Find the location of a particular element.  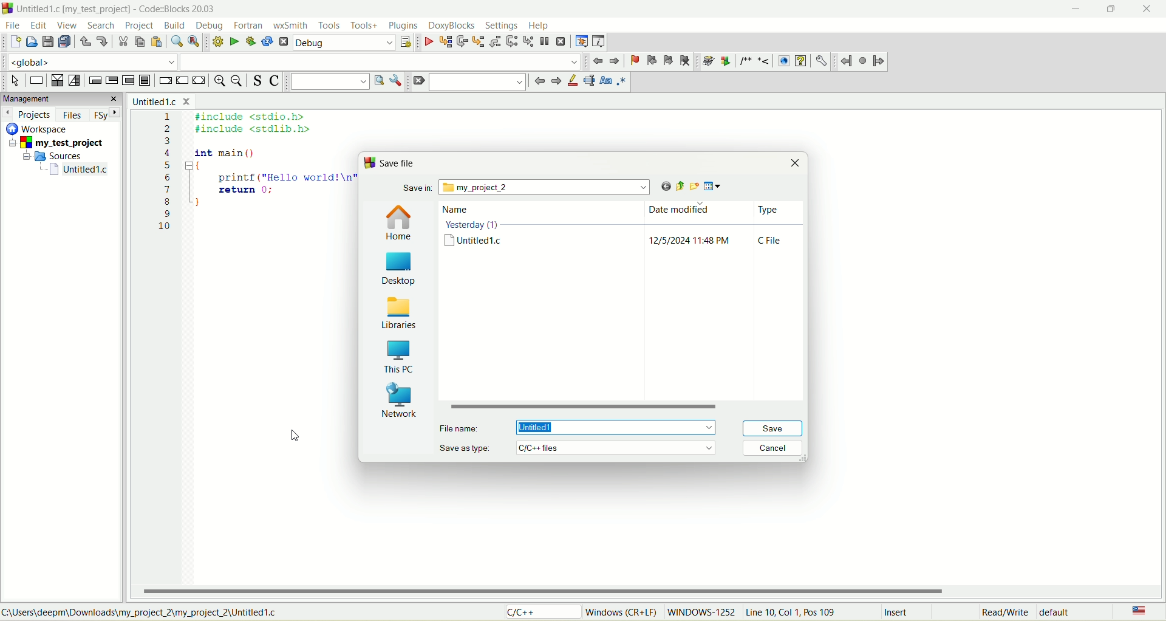

undo is located at coordinates (85, 44).